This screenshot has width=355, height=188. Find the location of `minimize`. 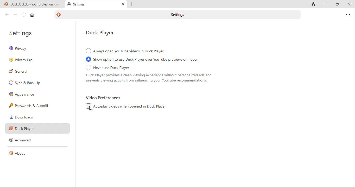

minimize is located at coordinates (326, 4).